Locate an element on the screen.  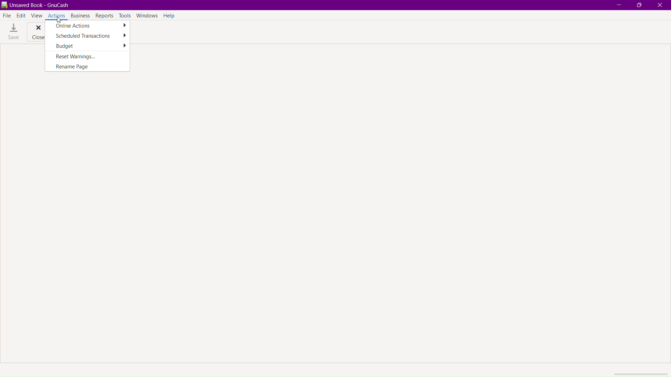
Scheduled Transactions is located at coordinates (91, 36).